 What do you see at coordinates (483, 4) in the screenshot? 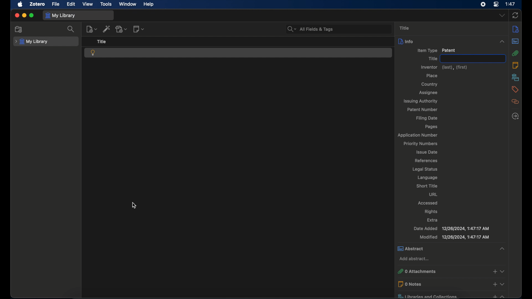
I see `screen recorder` at bounding box center [483, 4].